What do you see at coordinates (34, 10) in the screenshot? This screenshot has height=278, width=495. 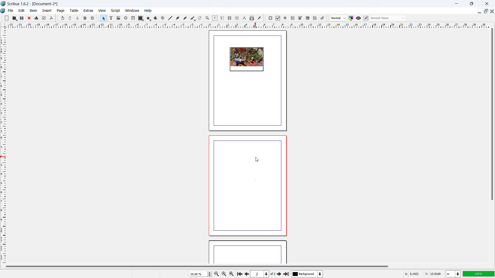 I see `item` at bounding box center [34, 10].